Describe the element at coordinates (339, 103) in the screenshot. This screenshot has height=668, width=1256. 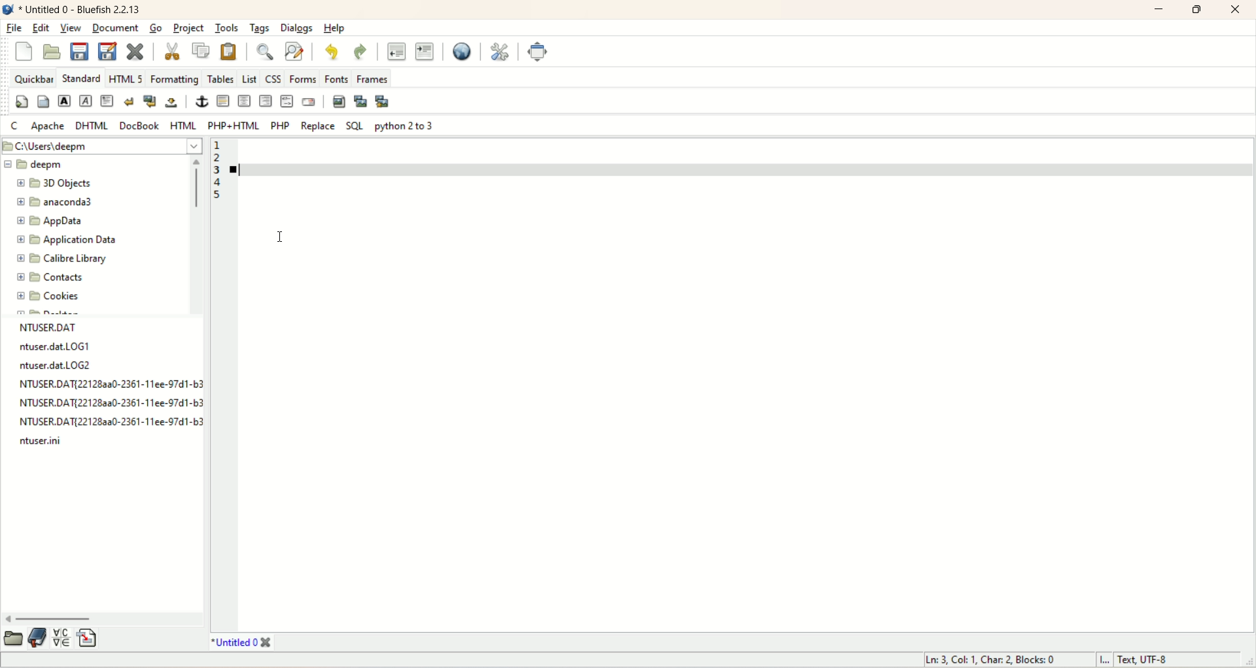
I see `insert image` at that location.